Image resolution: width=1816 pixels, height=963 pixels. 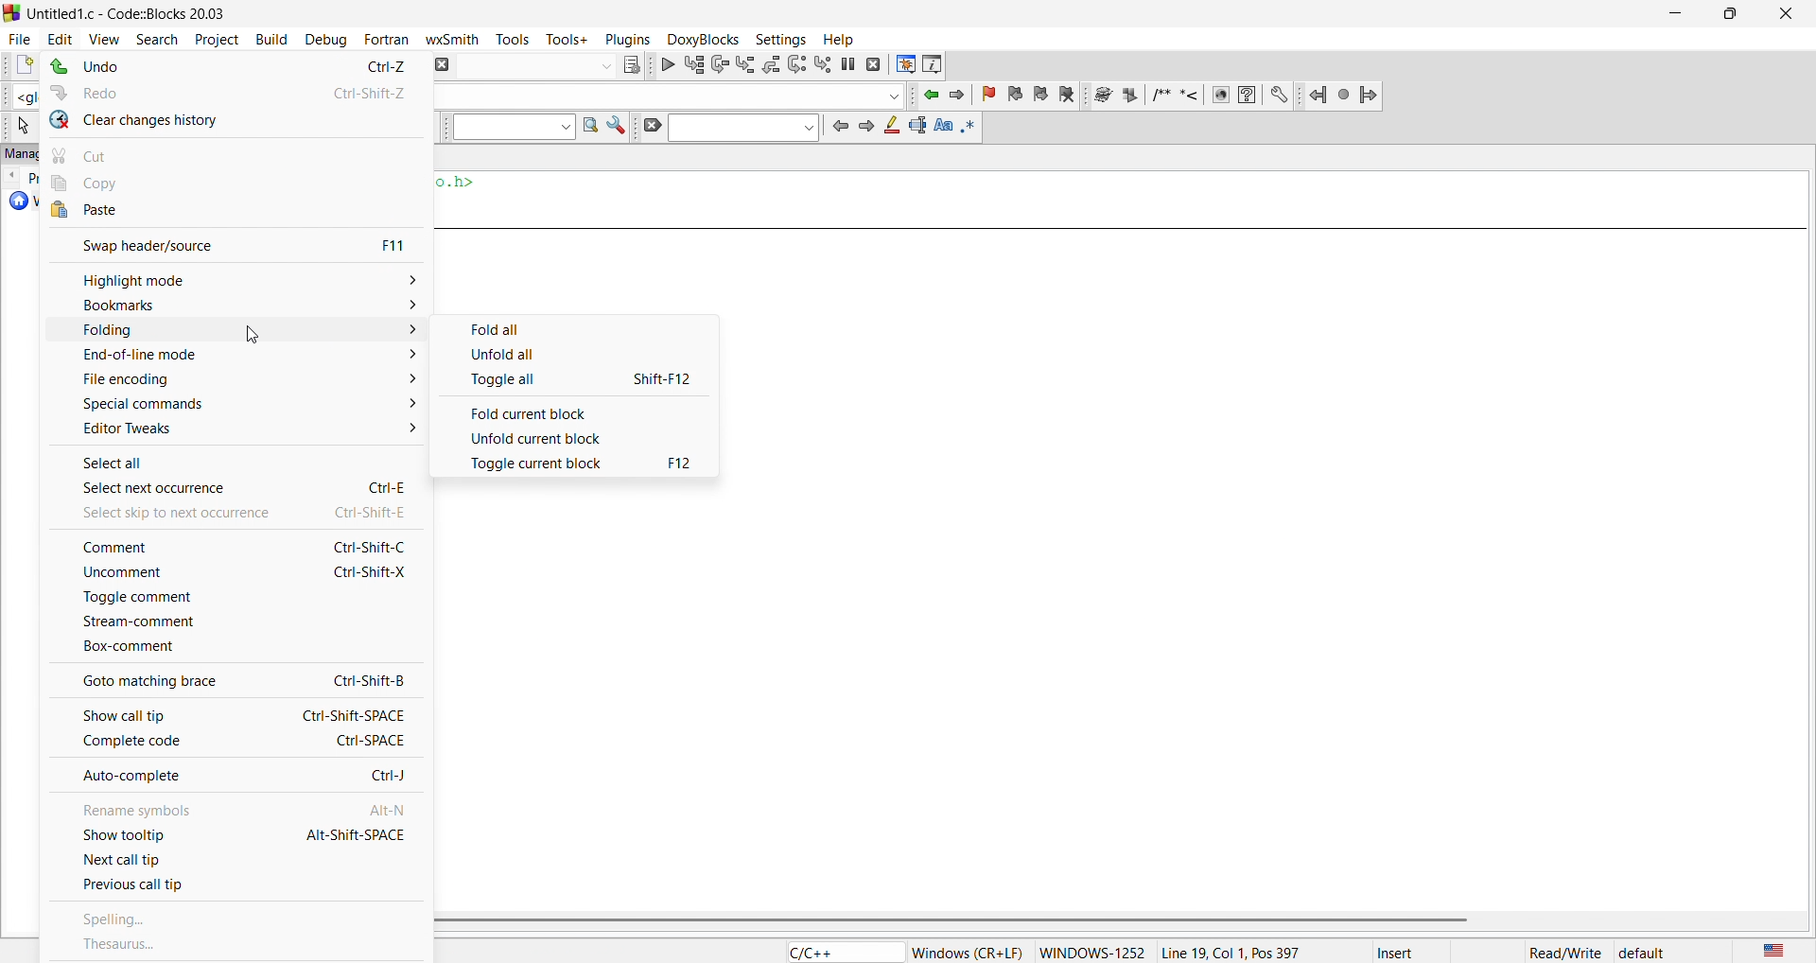 I want to click on help, so click(x=1247, y=95).